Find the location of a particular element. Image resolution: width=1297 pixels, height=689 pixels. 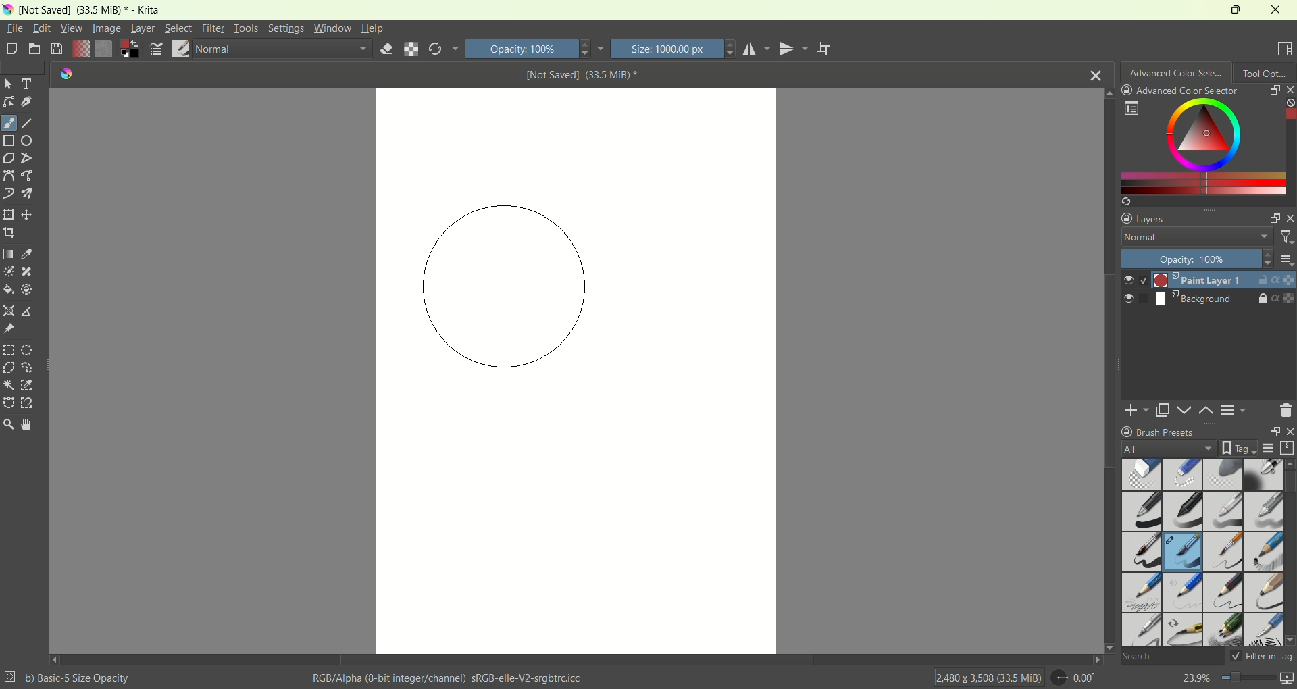

eraser mode is located at coordinates (384, 50).